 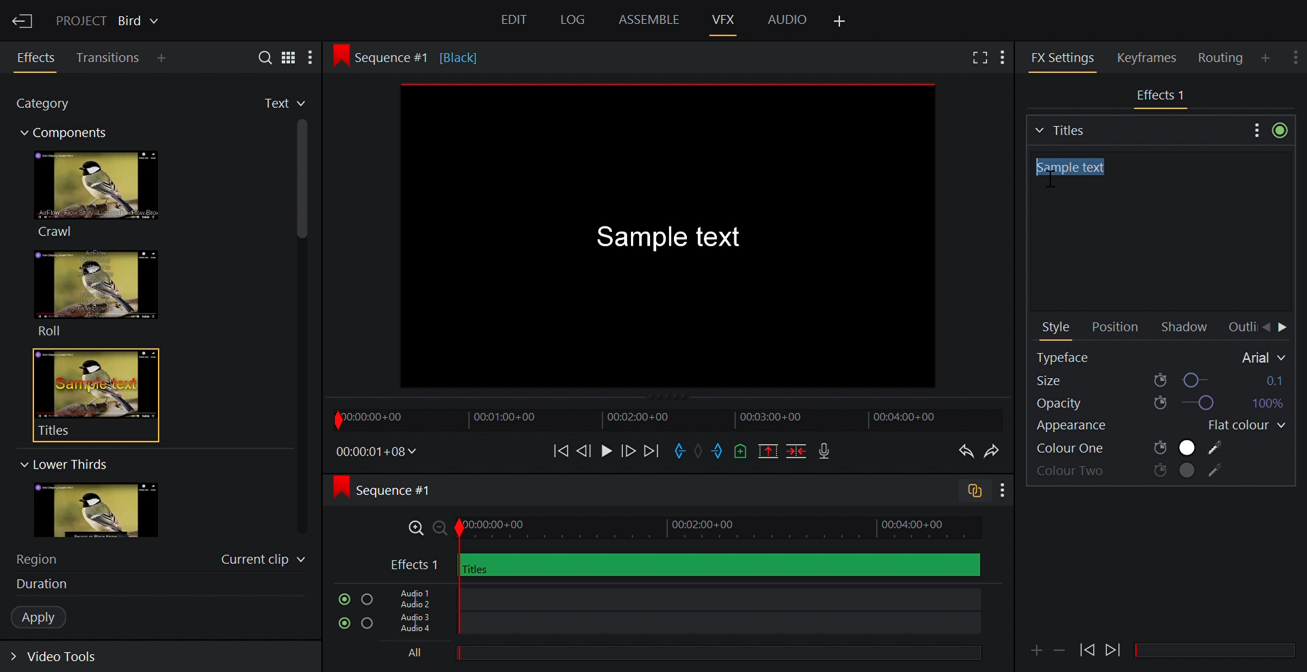 I want to click on Edit, so click(x=516, y=22).